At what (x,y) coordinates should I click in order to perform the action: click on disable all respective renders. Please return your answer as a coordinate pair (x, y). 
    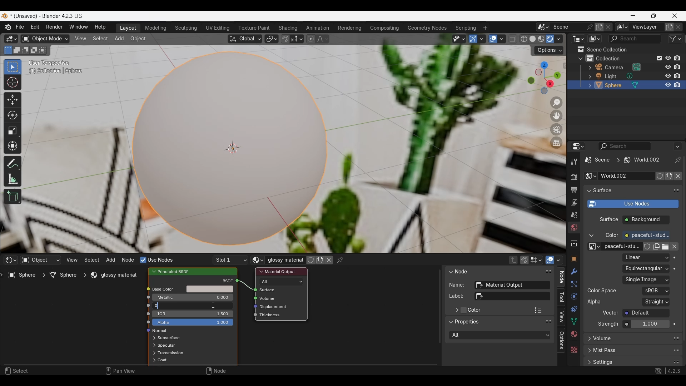
    Looking at the image, I should click on (680, 85).